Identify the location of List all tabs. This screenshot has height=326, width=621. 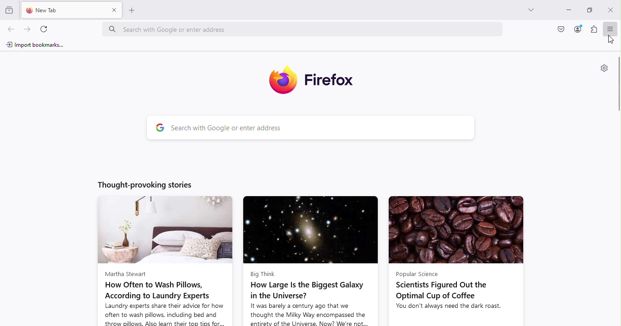
(532, 11).